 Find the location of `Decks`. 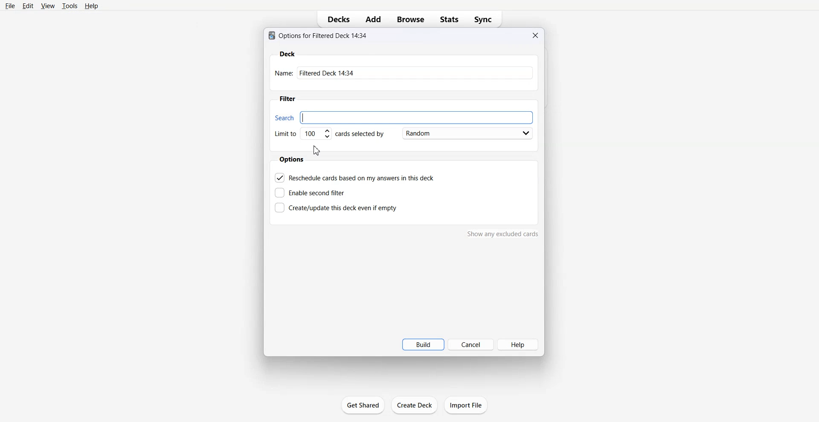

Decks is located at coordinates (336, 20).